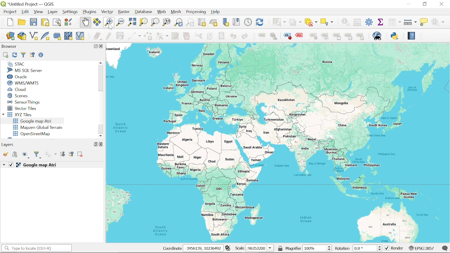 This screenshot has height=253, width=450. Describe the element at coordinates (33, 22) in the screenshot. I see `Save project` at that location.